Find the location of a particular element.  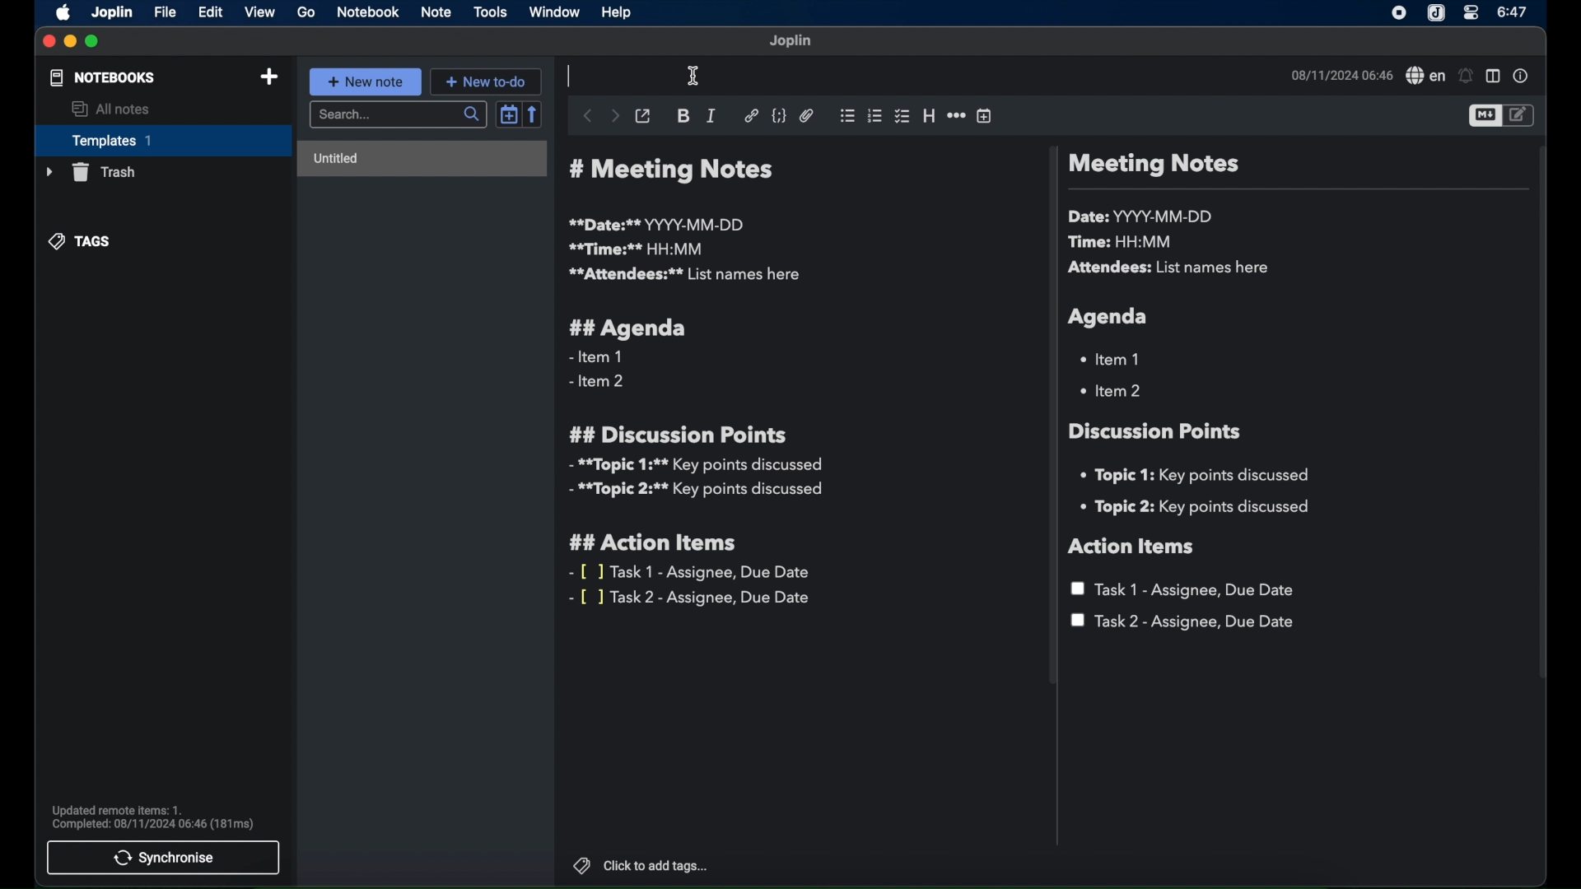

time: HH:MM is located at coordinates (1124, 243).